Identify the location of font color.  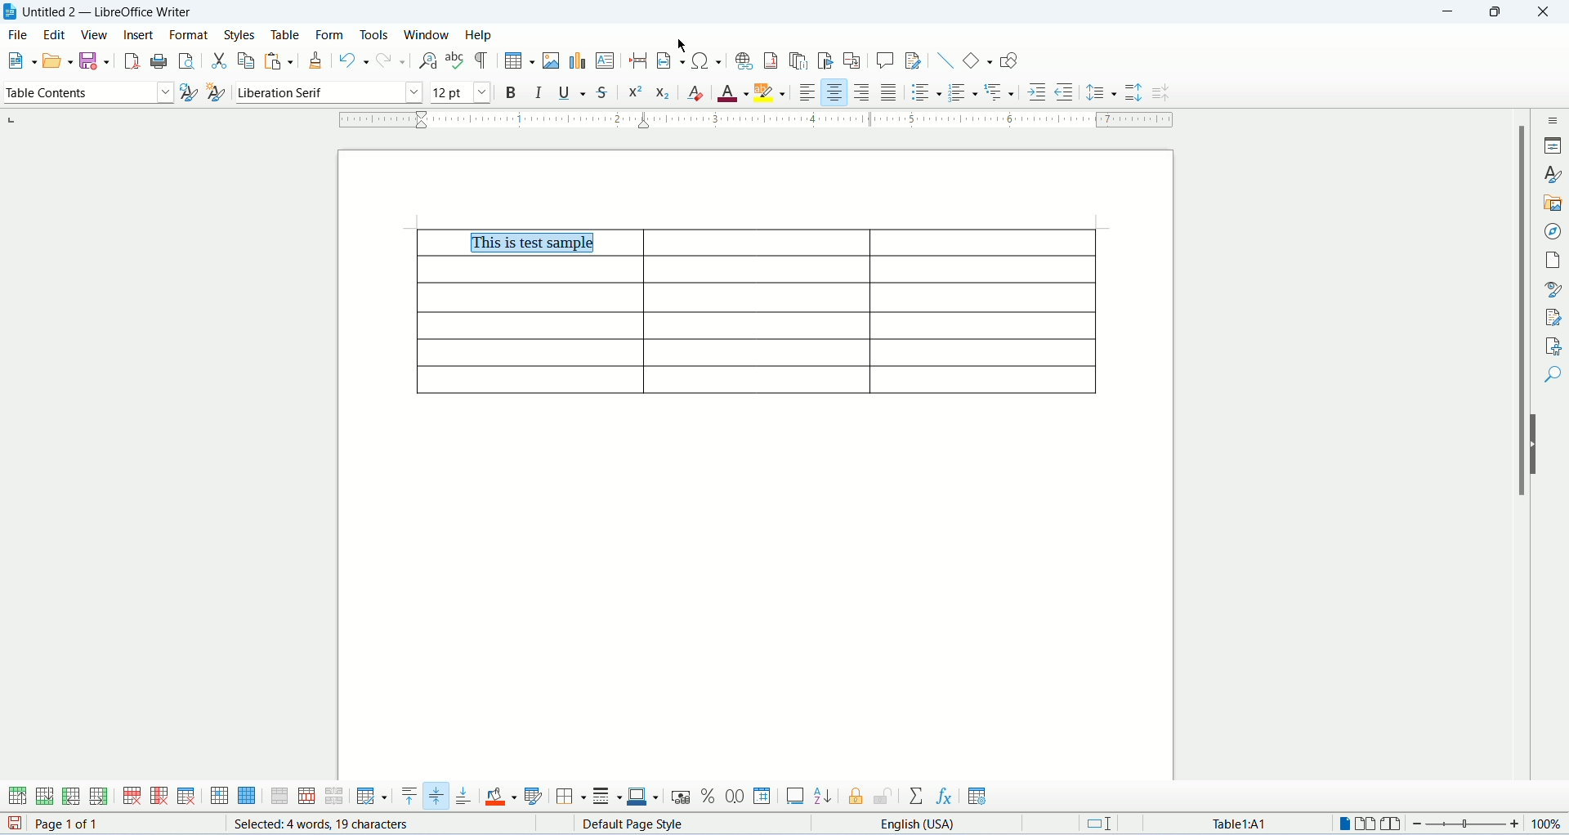
(731, 91).